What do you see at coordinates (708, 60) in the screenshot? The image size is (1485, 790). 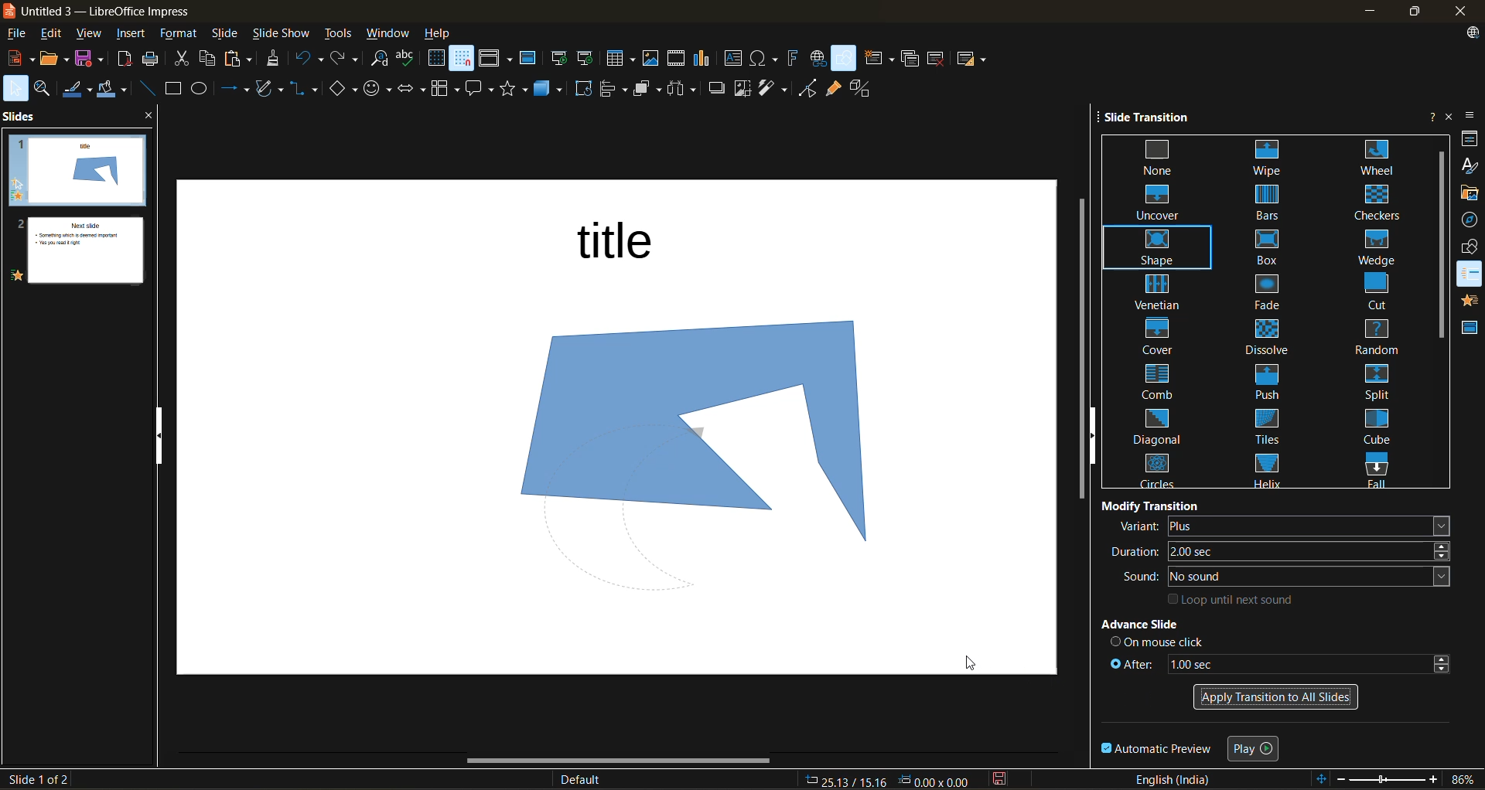 I see `insert chart` at bounding box center [708, 60].